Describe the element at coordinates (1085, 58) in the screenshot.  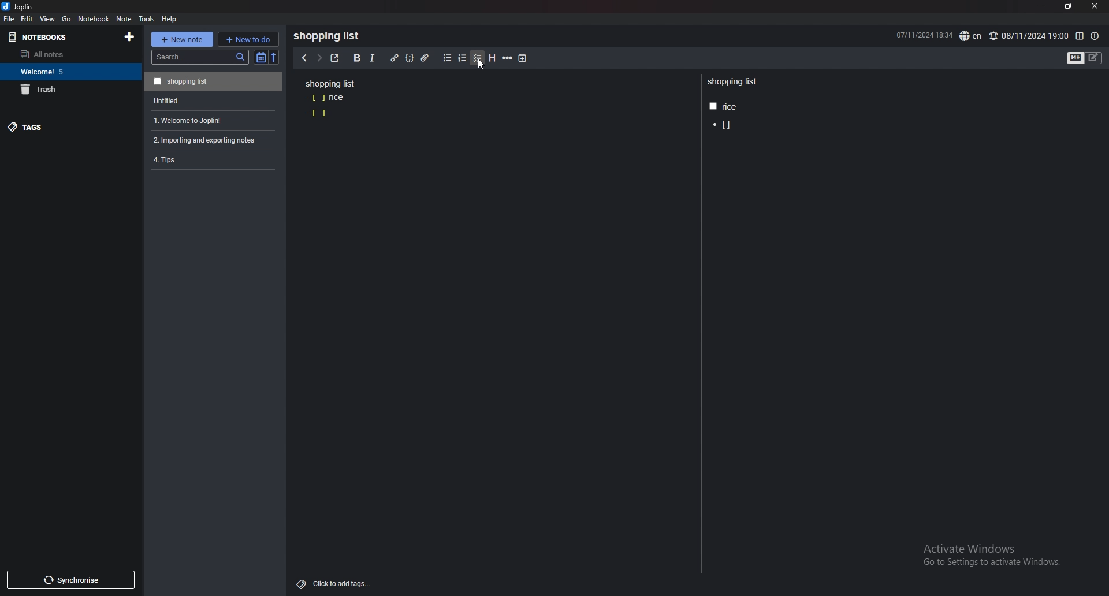
I see `toggle editors` at that location.